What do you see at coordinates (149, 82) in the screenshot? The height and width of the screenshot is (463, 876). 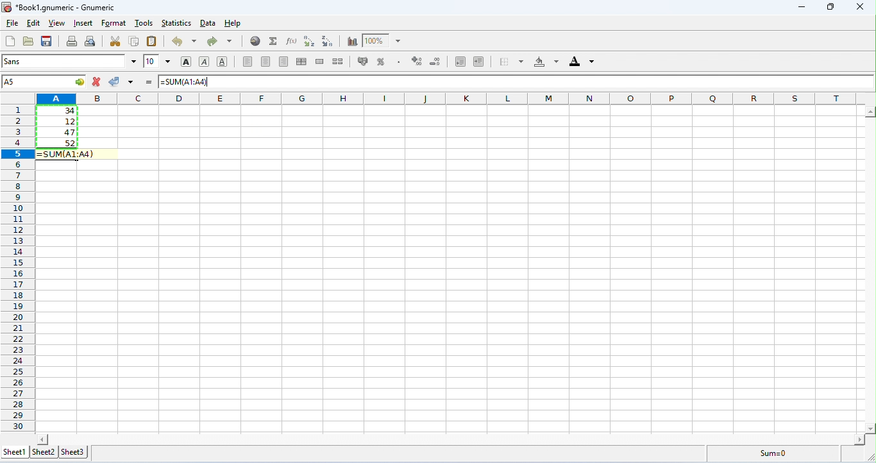 I see `=` at bounding box center [149, 82].